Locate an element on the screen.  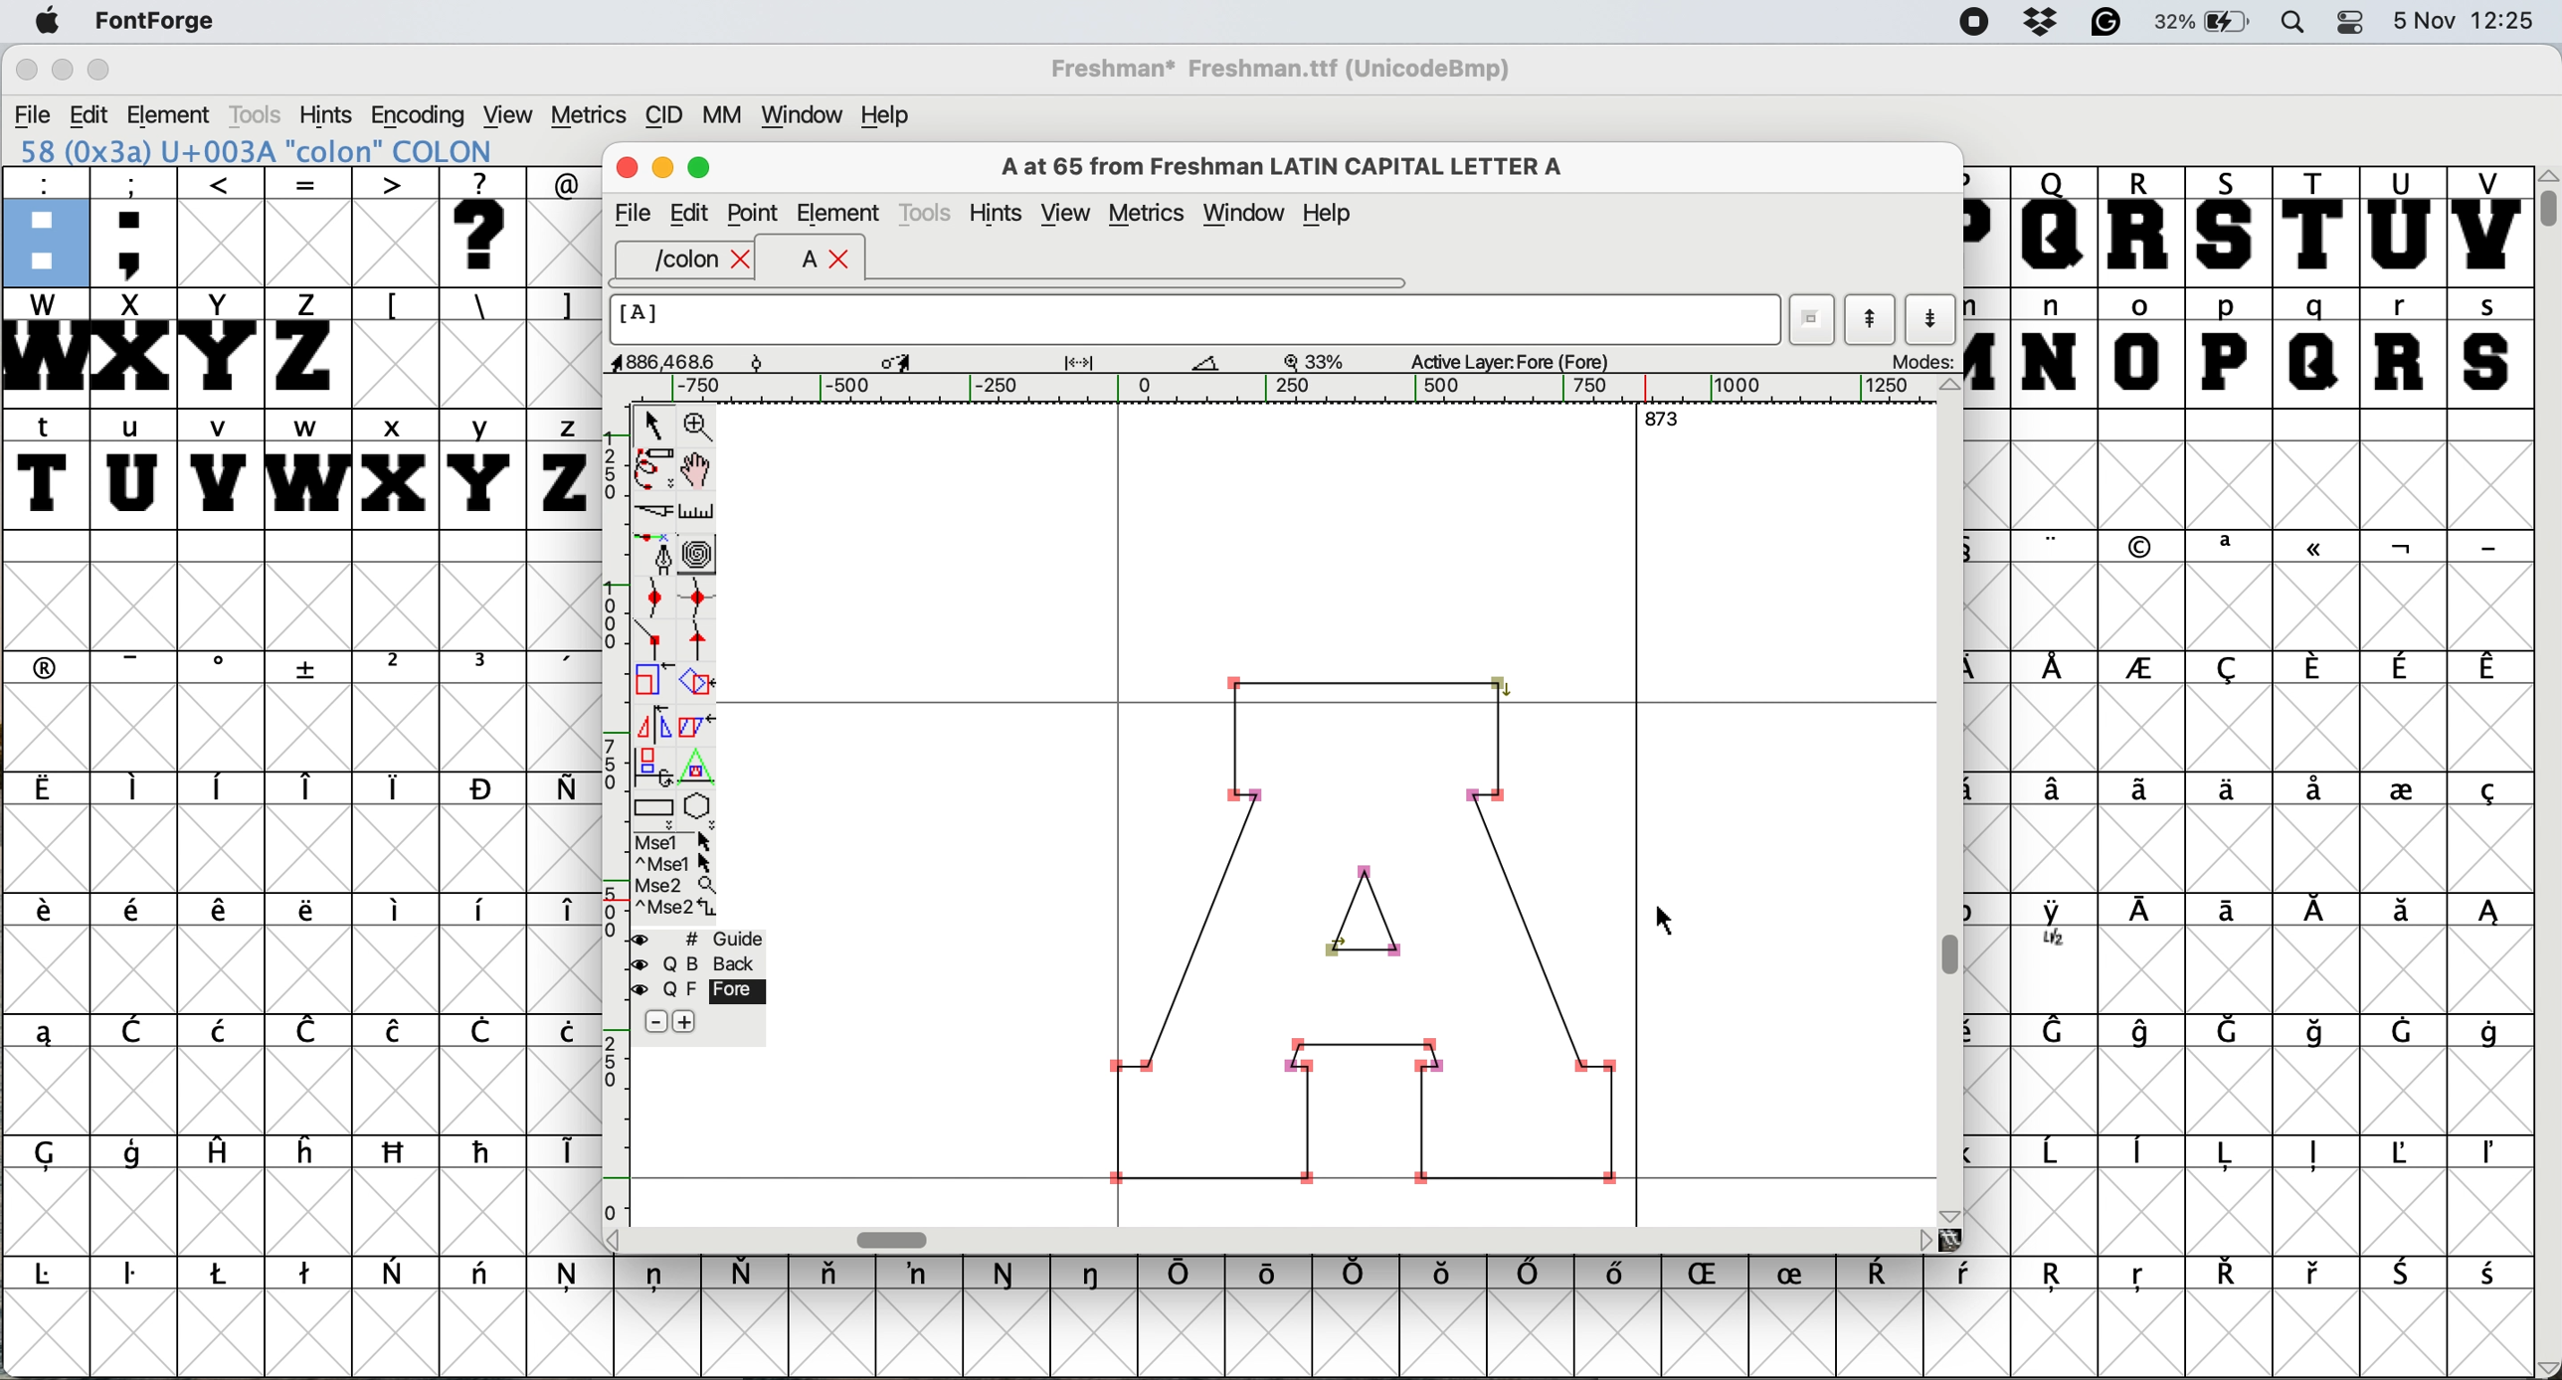
back is located at coordinates (693, 960).